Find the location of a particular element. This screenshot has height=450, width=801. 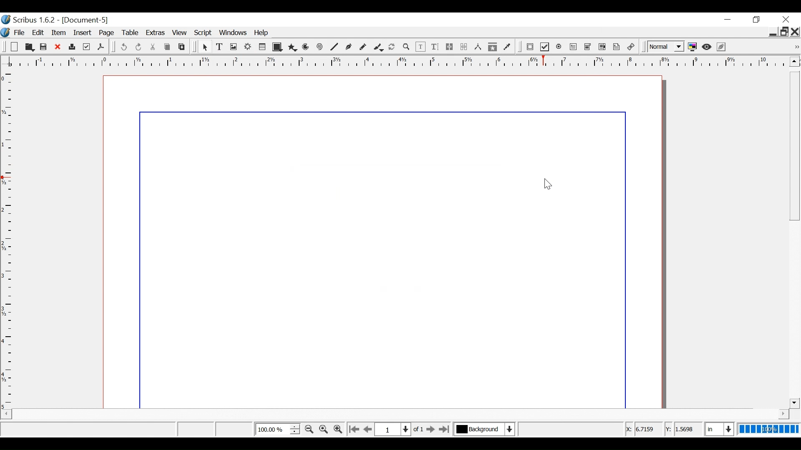

Go to the next page is located at coordinates (431, 430).